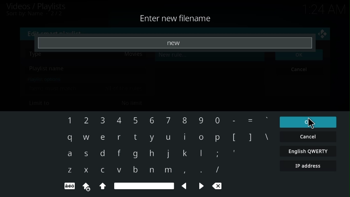 Image resolution: width=350 pixels, height=197 pixels. Describe the element at coordinates (151, 120) in the screenshot. I see `6` at that location.